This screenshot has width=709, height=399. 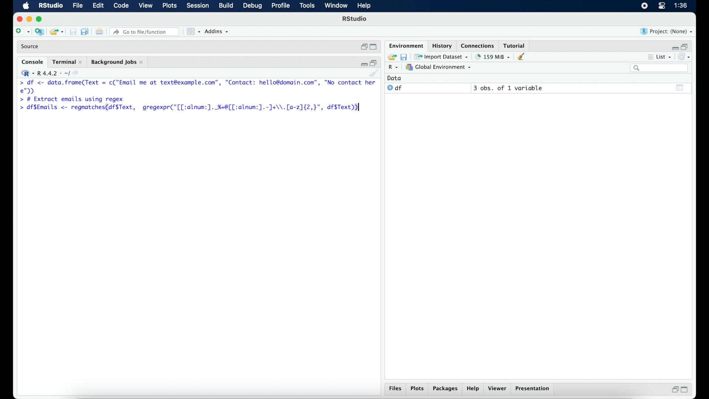 I want to click on Go to file/function, so click(x=144, y=31).